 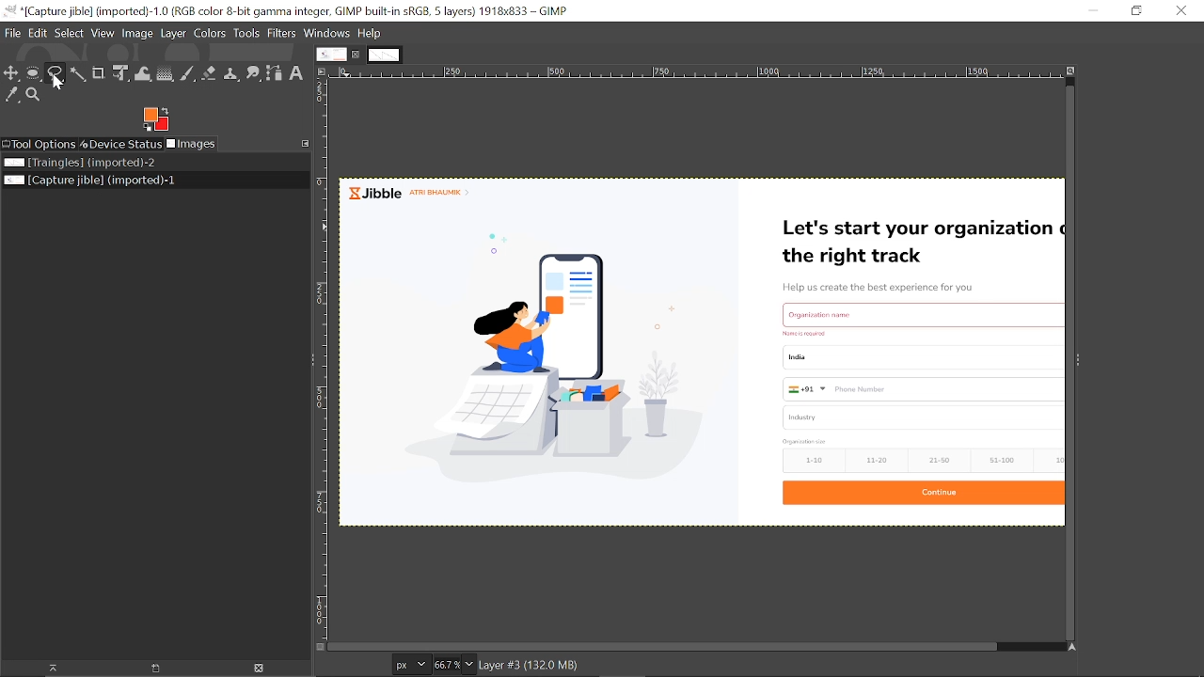 I want to click on Access the image menu, so click(x=324, y=72).